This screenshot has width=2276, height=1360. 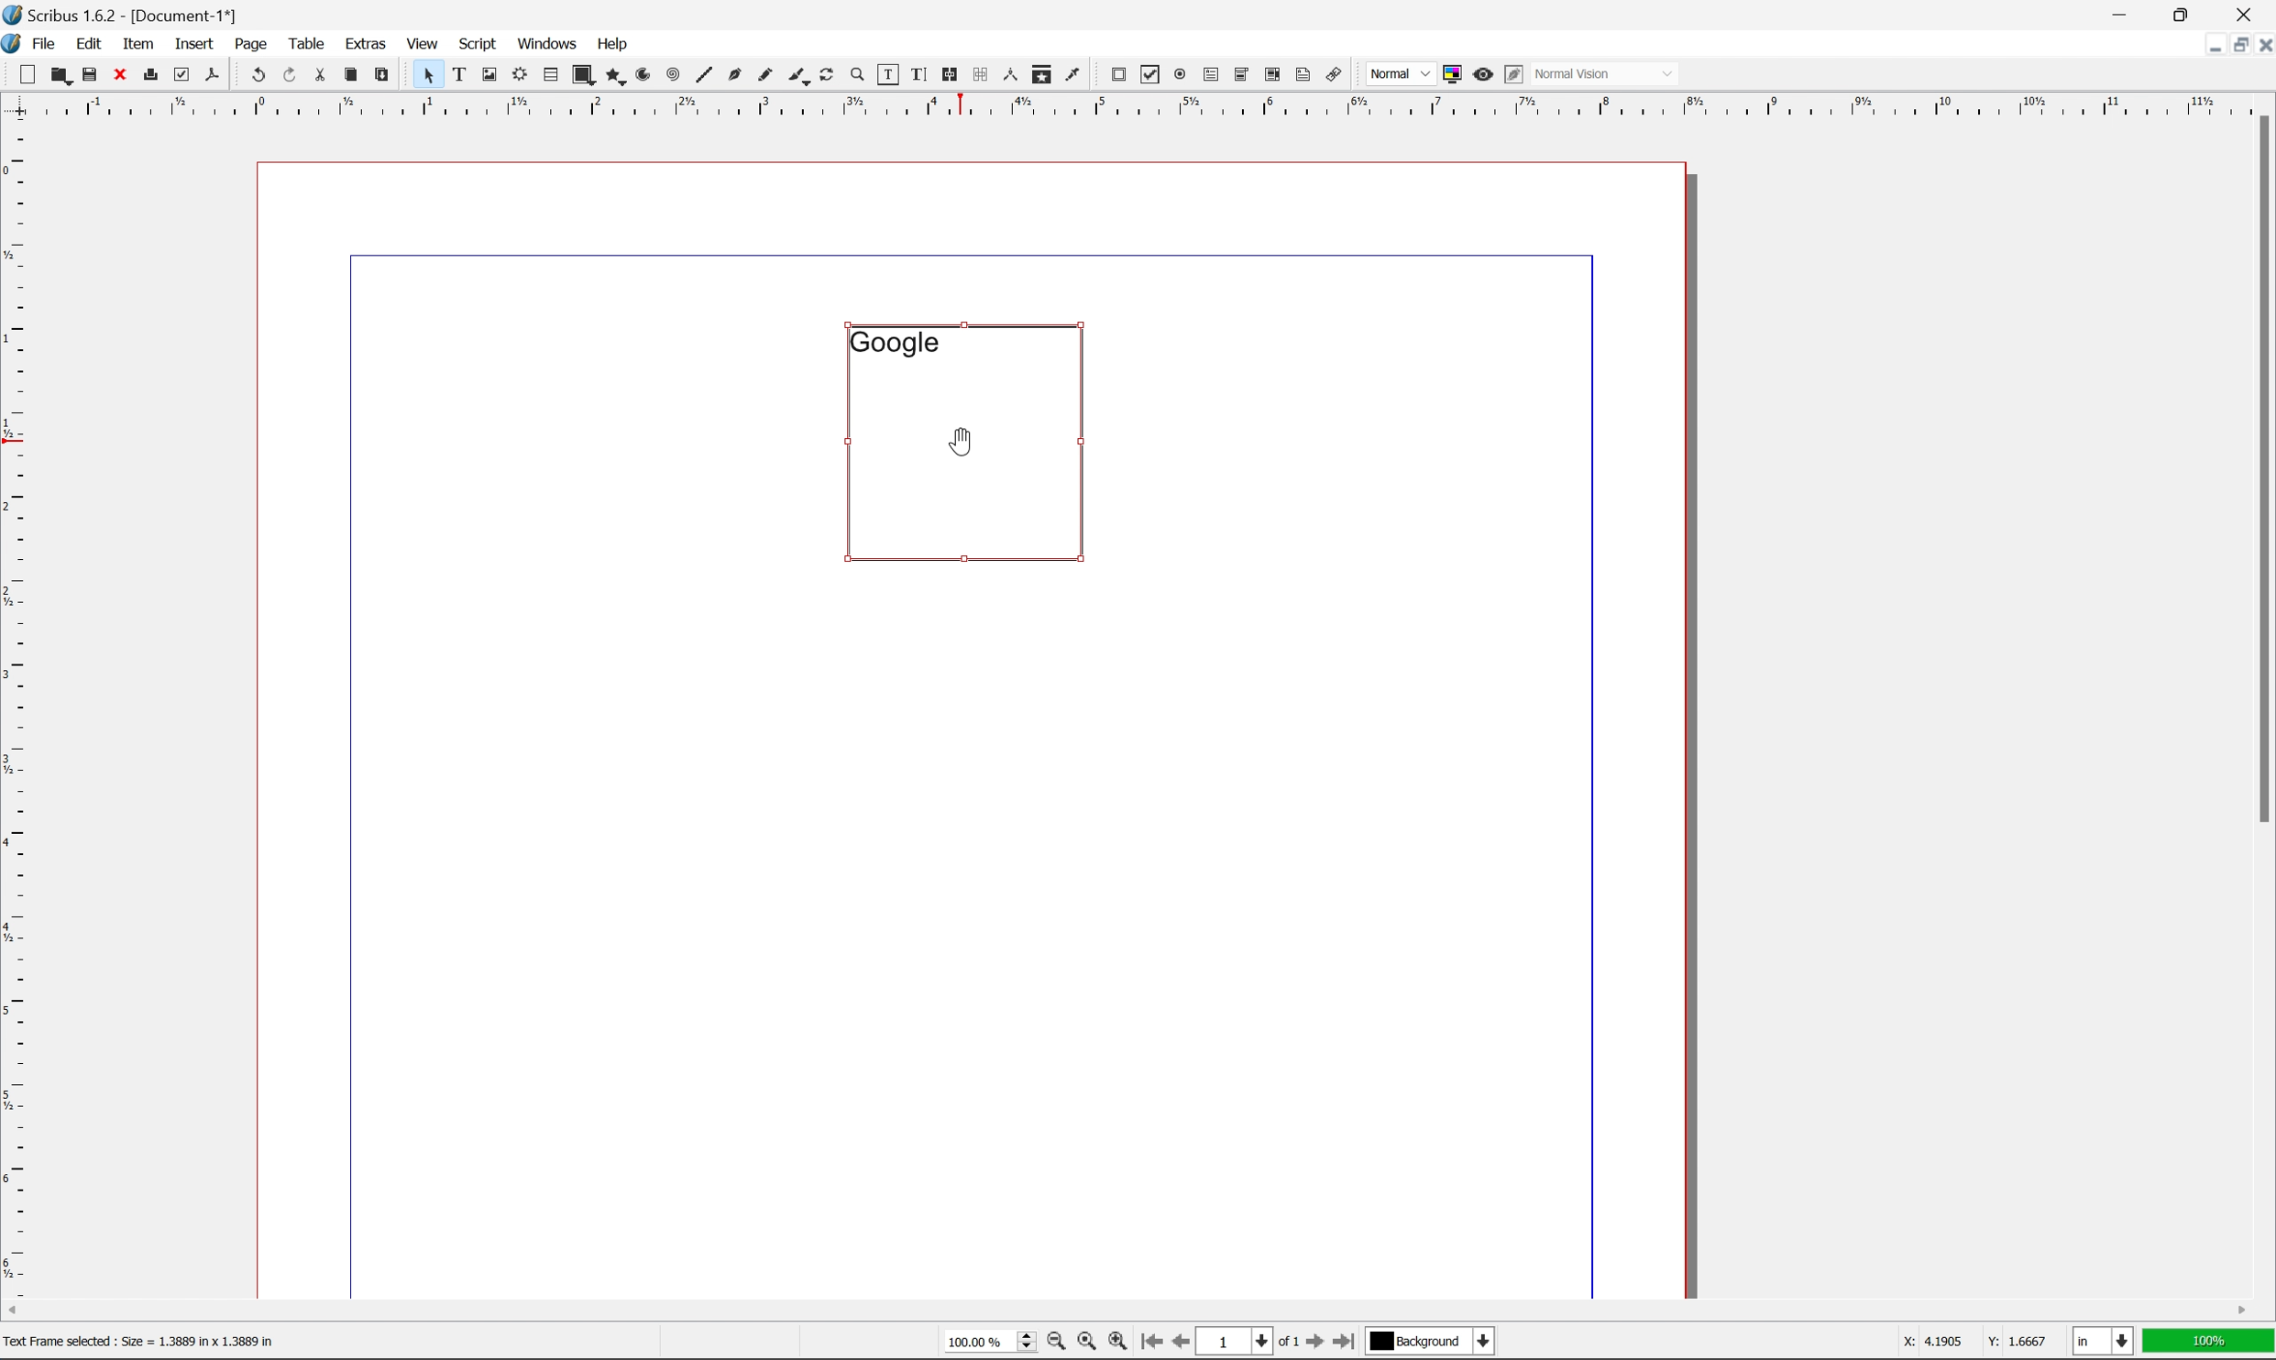 What do you see at coordinates (1271, 77) in the screenshot?
I see `pdf list box` at bounding box center [1271, 77].